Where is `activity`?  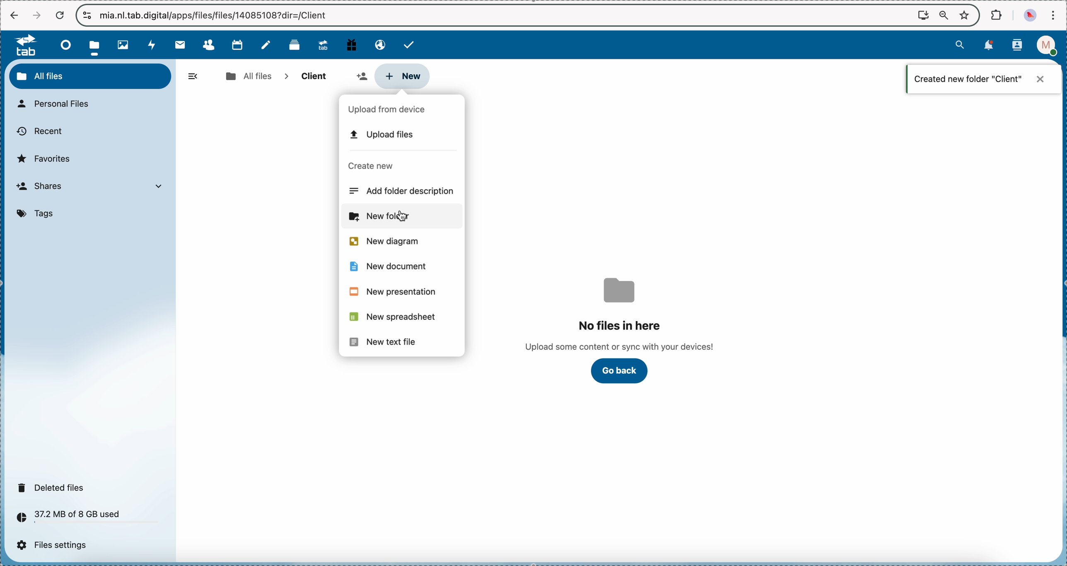 activity is located at coordinates (153, 45).